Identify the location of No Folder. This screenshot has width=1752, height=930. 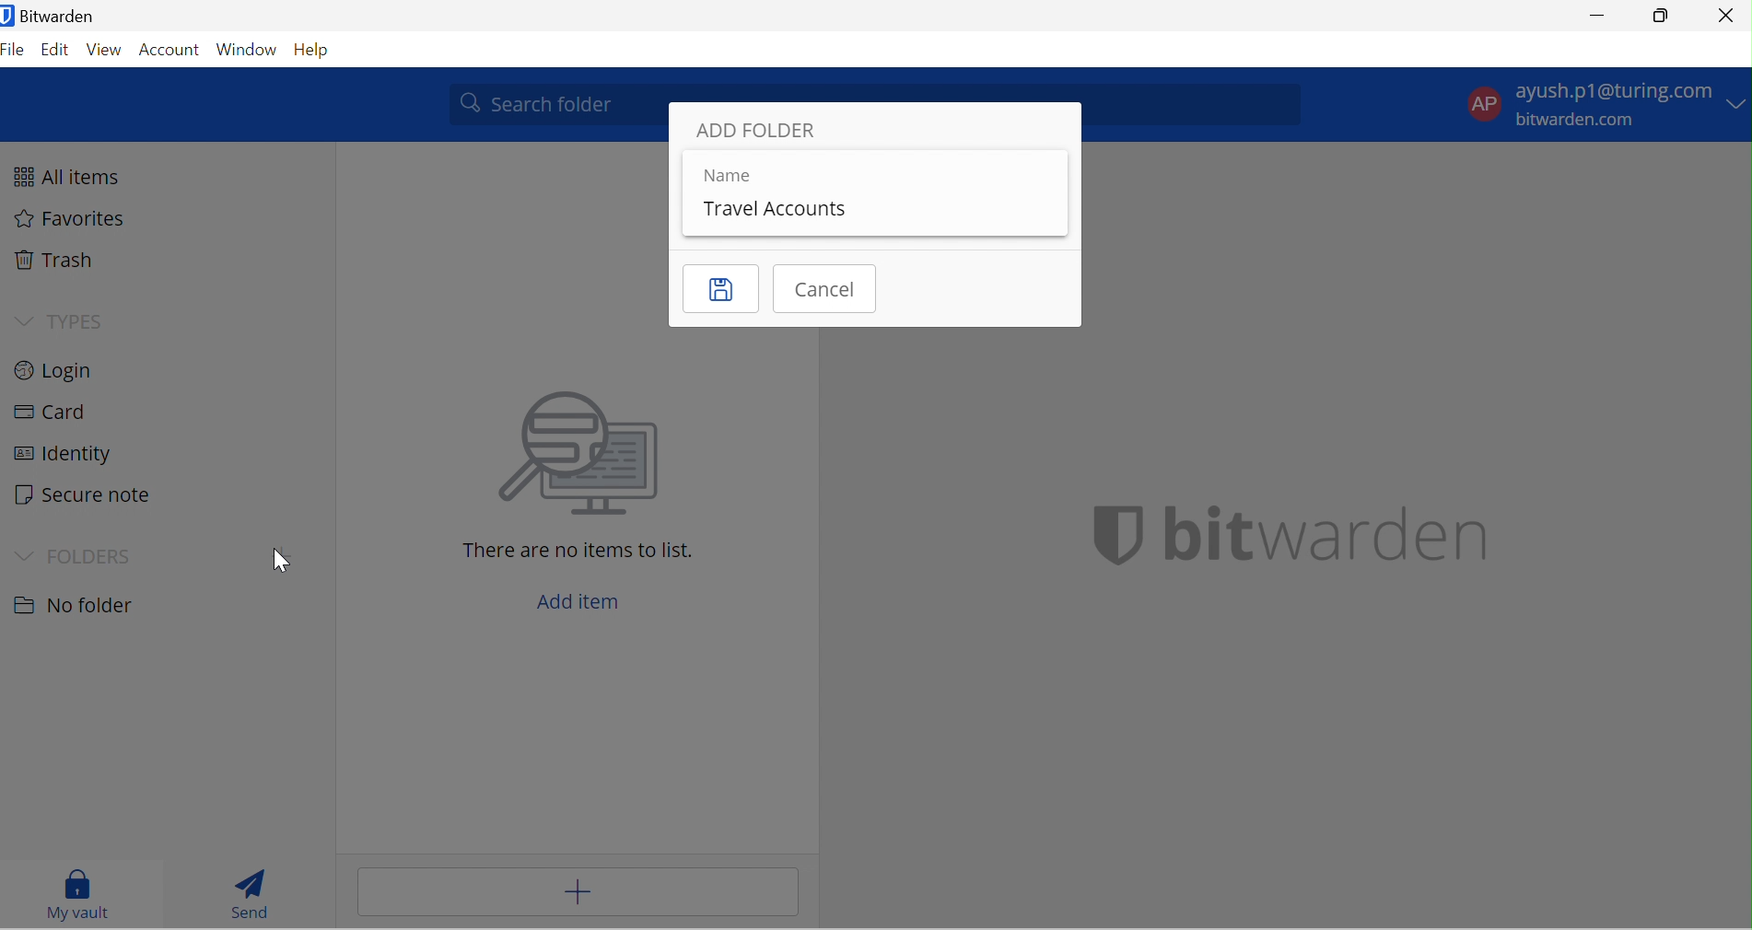
(80, 606).